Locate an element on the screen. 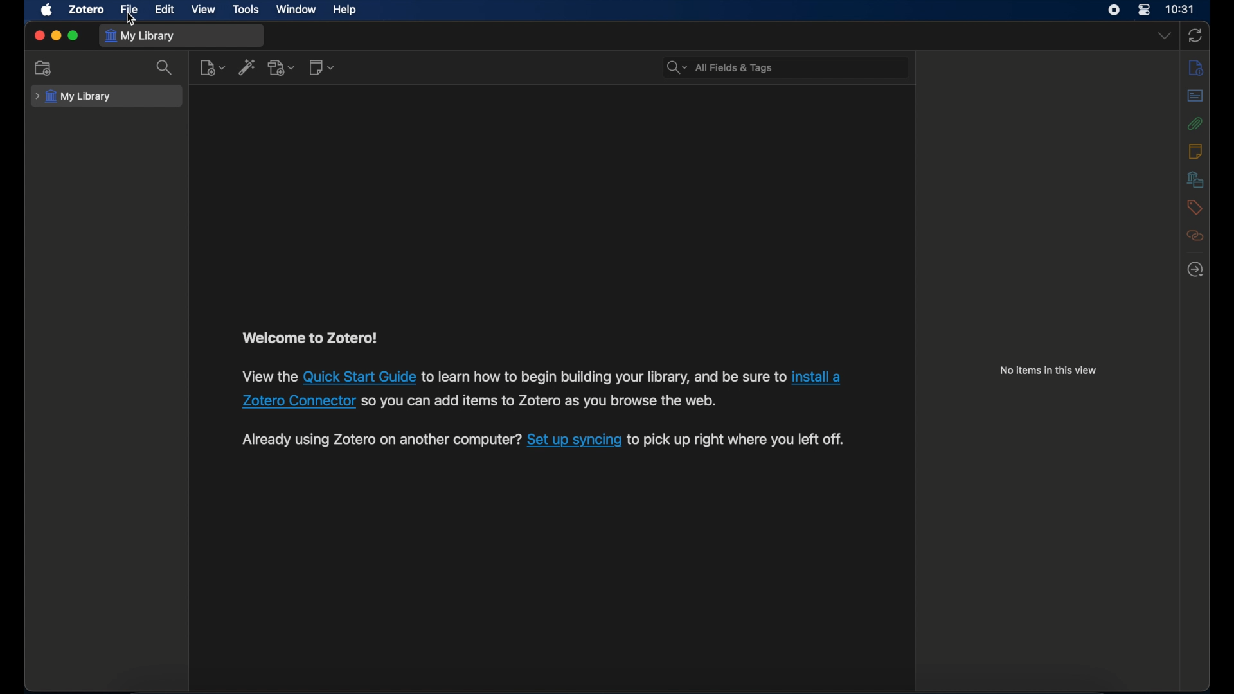 Image resolution: width=1234 pixels, height=694 pixels. file is located at coordinates (129, 10).